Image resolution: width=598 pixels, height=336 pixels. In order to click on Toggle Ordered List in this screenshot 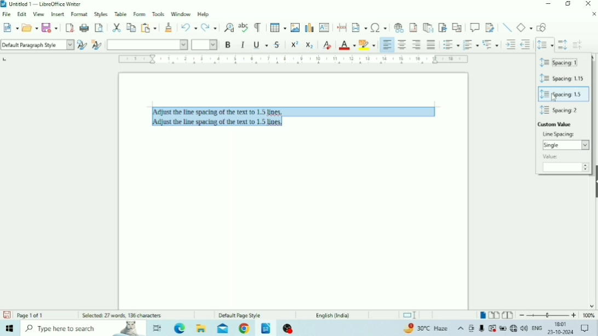, I will do `click(470, 44)`.